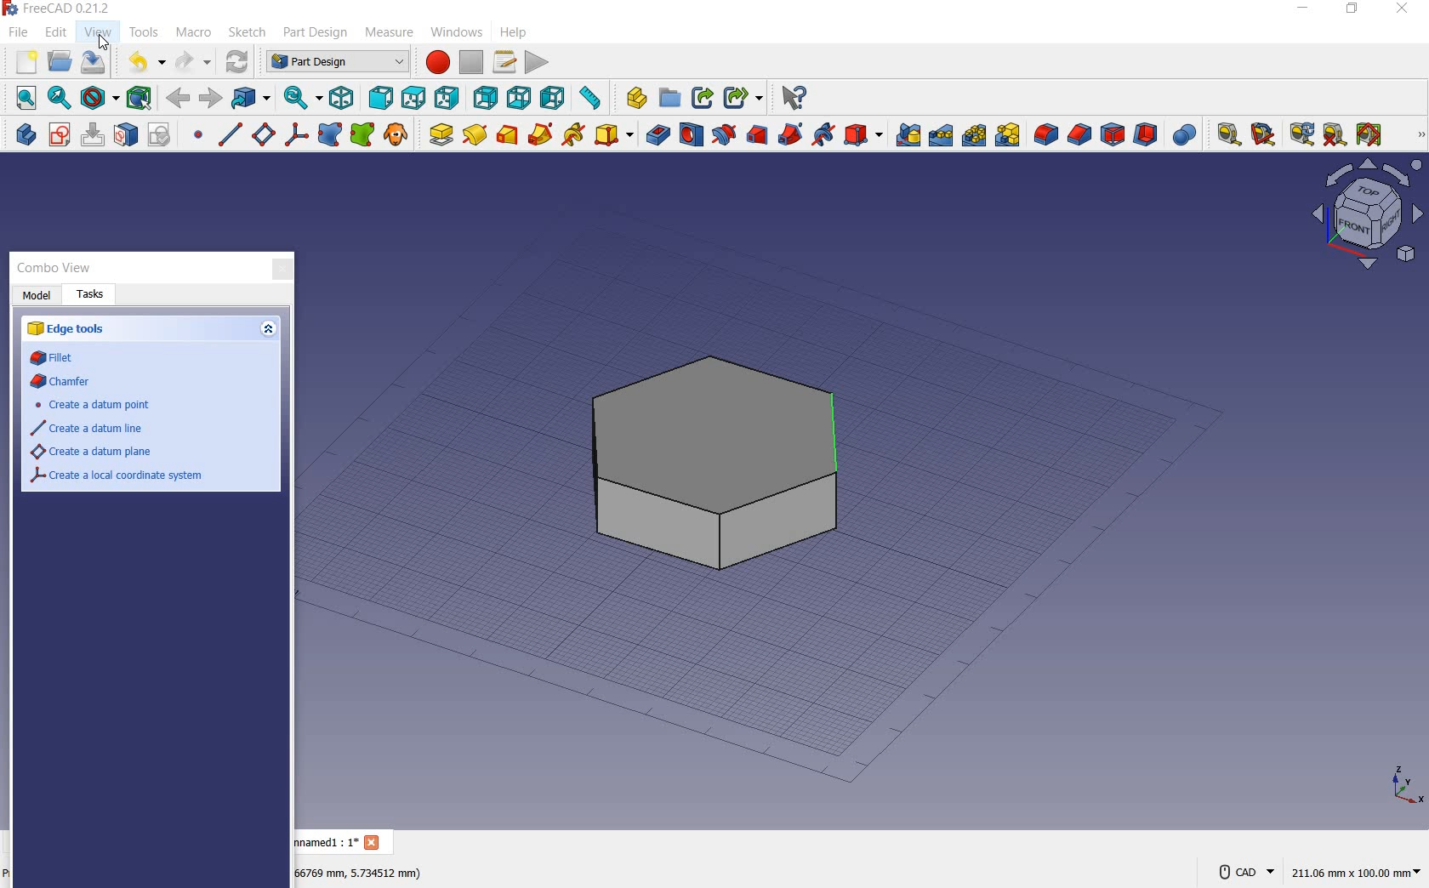 The height and width of the screenshot is (888, 1429). I want to click on additive pipe, so click(541, 134).